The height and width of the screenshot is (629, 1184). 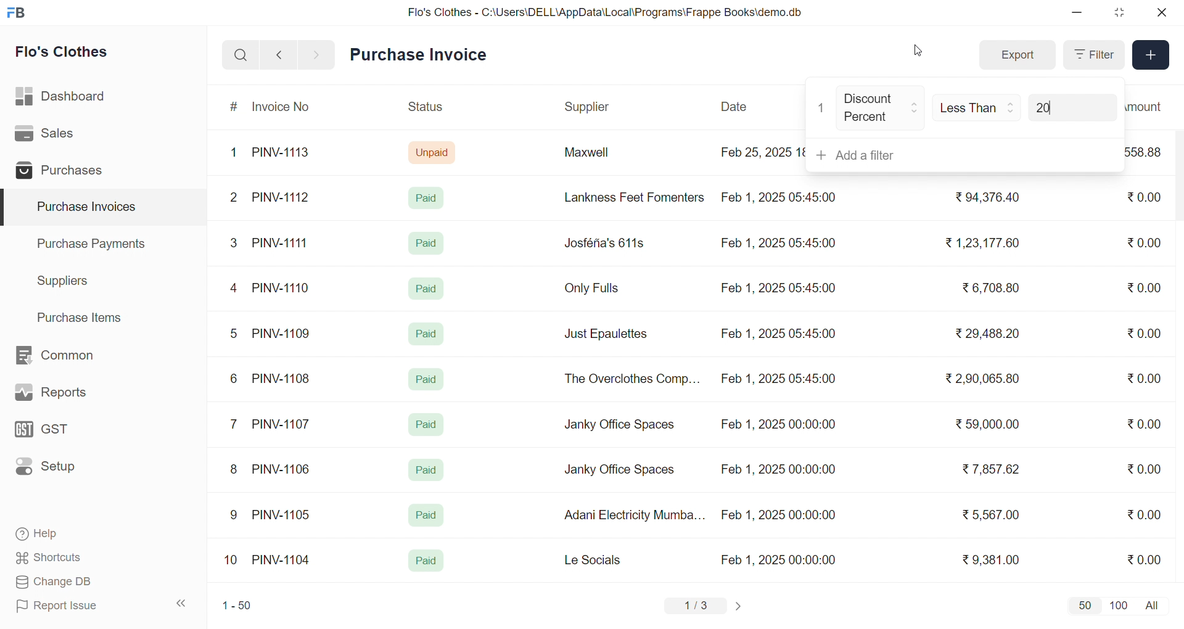 What do you see at coordinates (1119, 12) in the screenshot?
I see `resize` at bounding box center [1119, 12].